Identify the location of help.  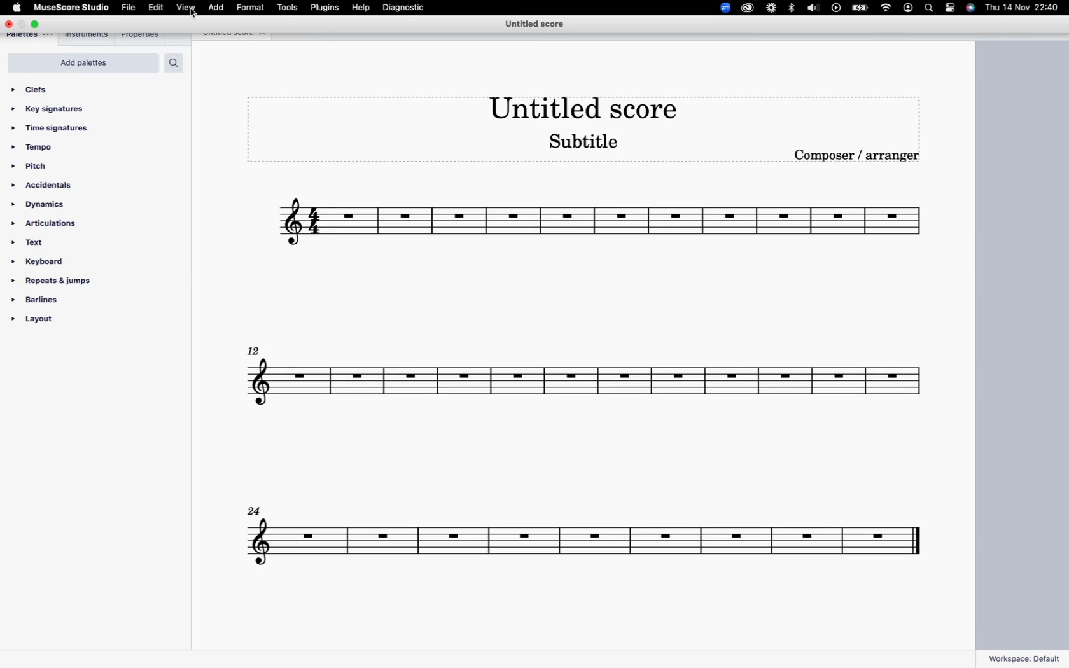
(363, 9).